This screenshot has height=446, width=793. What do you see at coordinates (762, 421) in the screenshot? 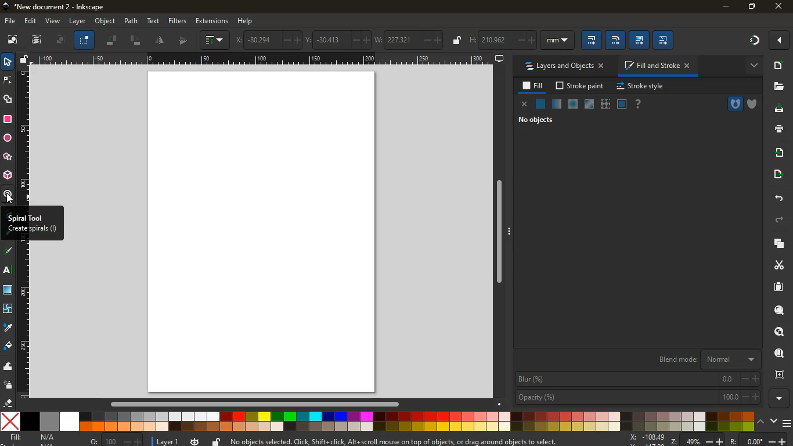
I see `up` at bounding box center [762, 421].